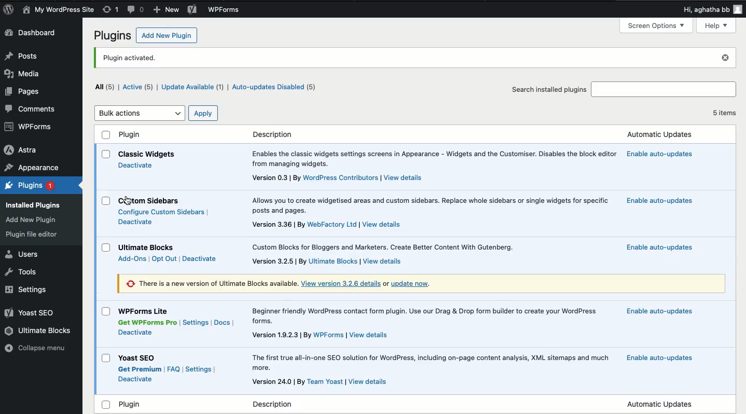 This screenshot has height=414, width=746. I want to click on description, so click(427, 314).